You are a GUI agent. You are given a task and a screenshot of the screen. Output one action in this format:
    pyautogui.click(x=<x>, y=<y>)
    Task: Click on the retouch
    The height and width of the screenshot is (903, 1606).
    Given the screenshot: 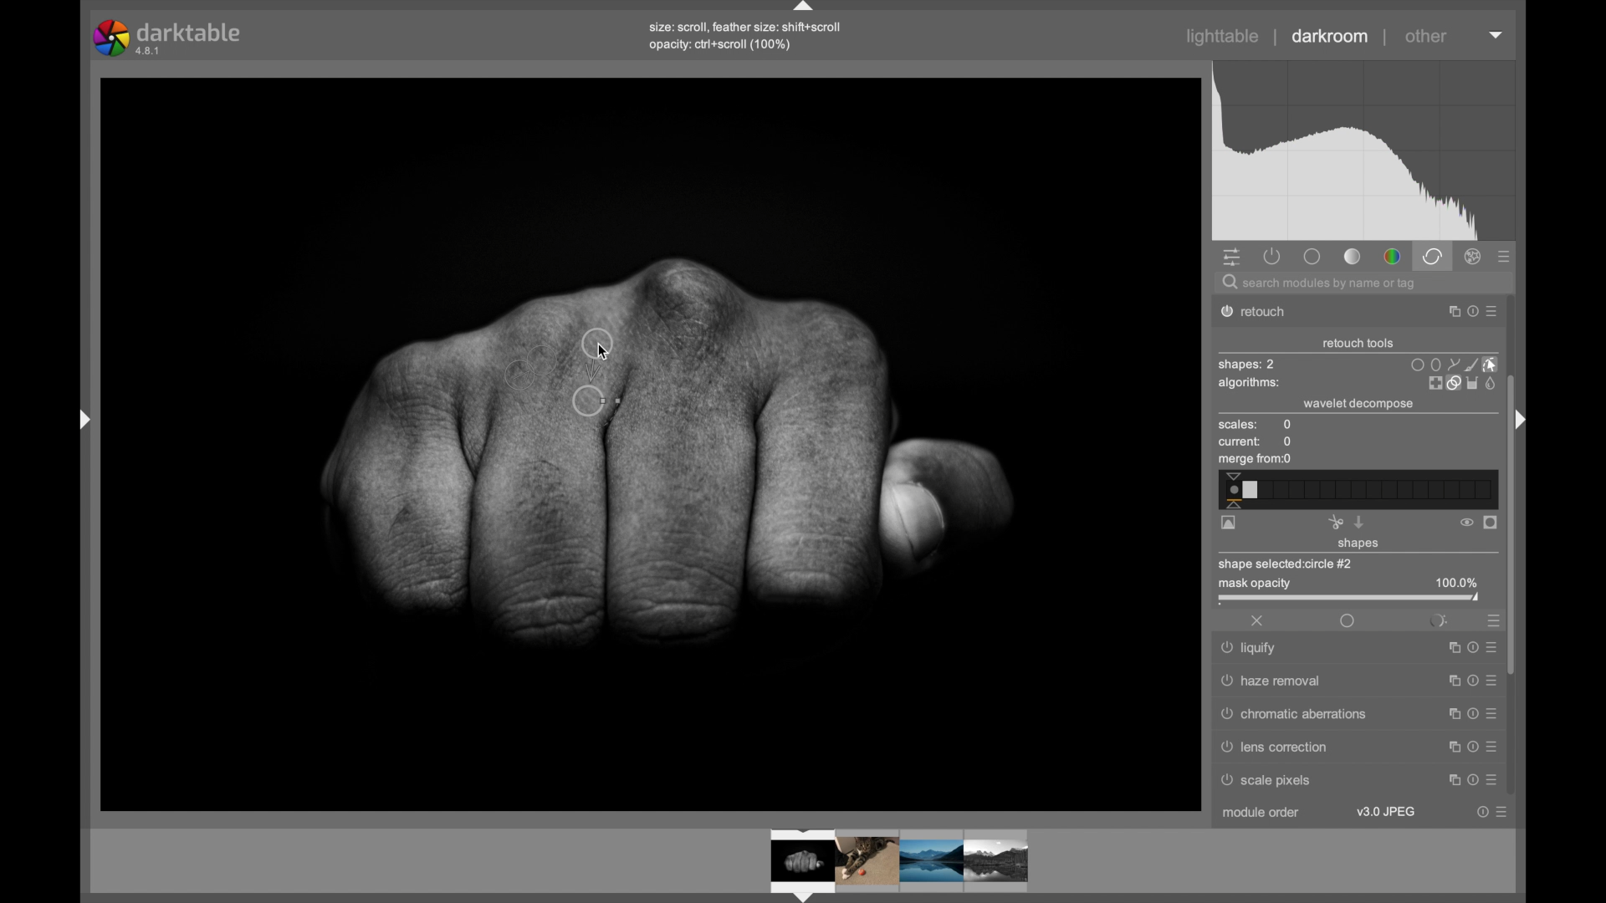 What is the action you would take?
    pyautogui.click(x=1263, y=312)
    